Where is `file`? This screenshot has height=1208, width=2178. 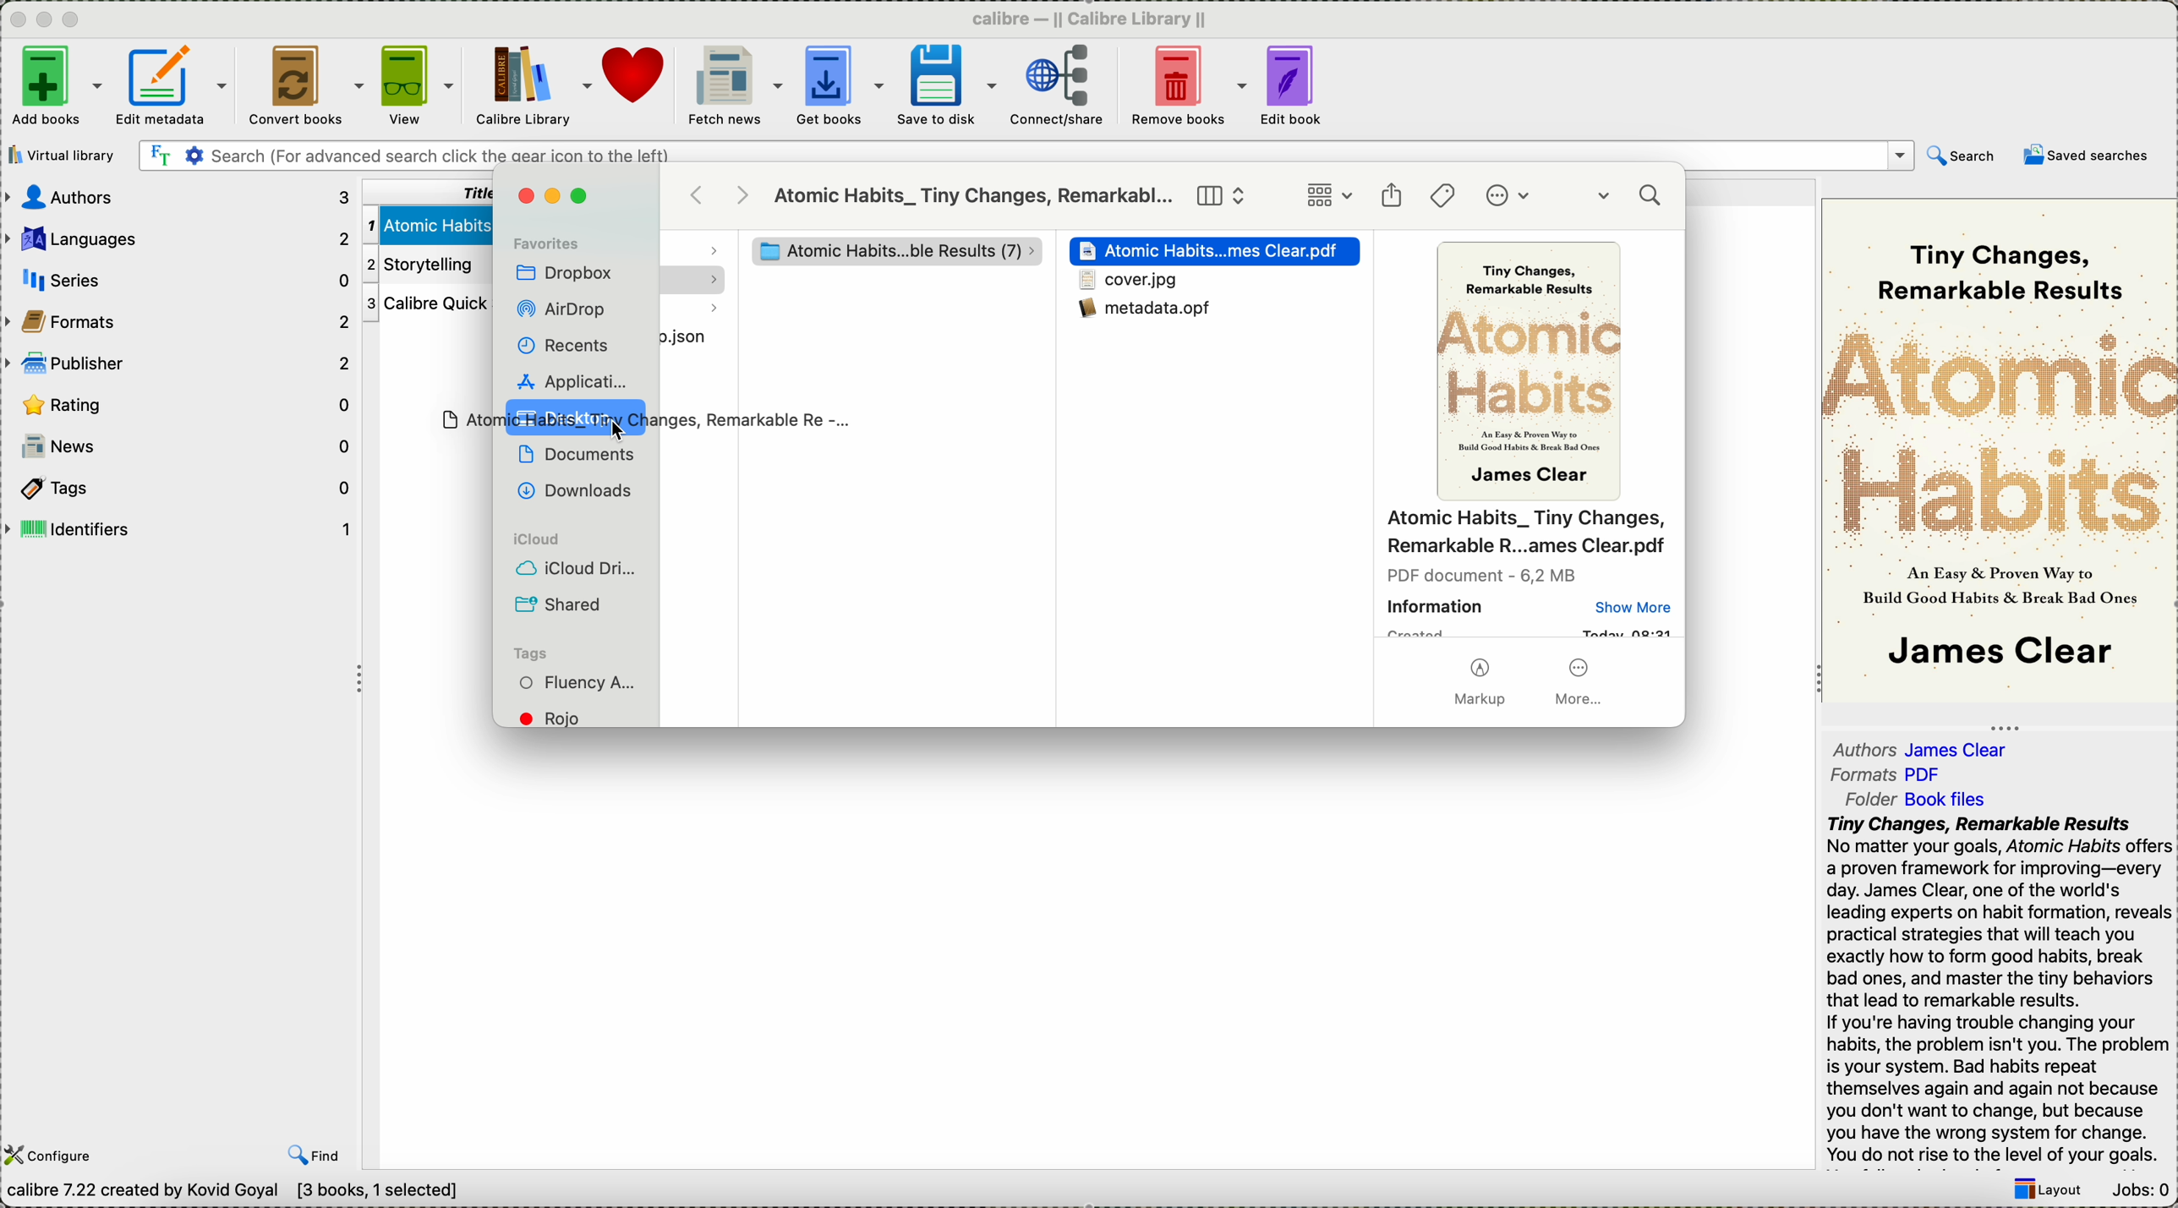
file is located at coordinates (1128, 282).